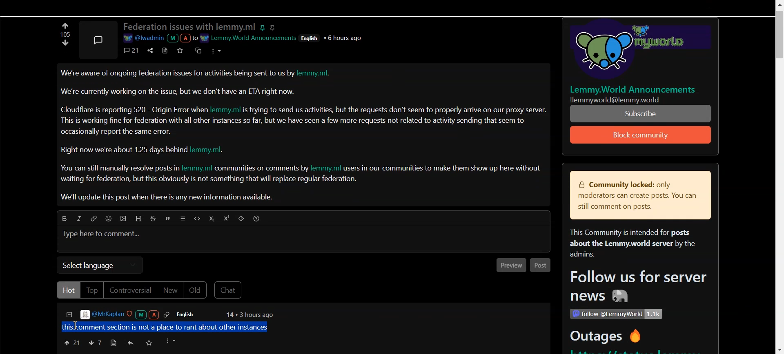 The height and width of the screenshot is (354, 784). What do you see at coordinates (118, 169) in the screenshot?
I see `You can still manually resolve posts in` at bounding box center [118, 169].